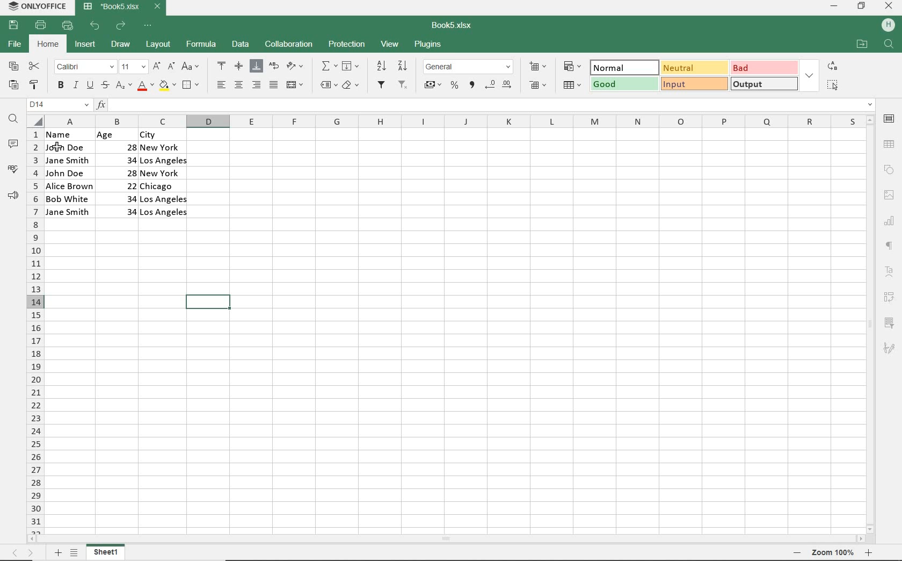 The image size is (902, 561). Describe the element at coordinates (404, 84) in the screenshot. I see `REMOVE FILTER` at that location.